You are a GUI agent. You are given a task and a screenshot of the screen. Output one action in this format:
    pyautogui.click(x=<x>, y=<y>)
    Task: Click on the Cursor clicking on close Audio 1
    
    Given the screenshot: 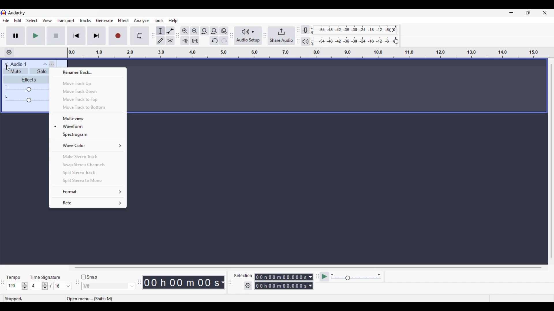 What is the action you would take?
    pyautogui.click(x=8, y=68)
    